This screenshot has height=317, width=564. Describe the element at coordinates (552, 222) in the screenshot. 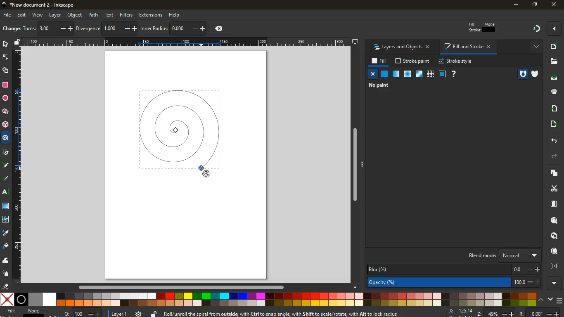

I see `search` at that location.